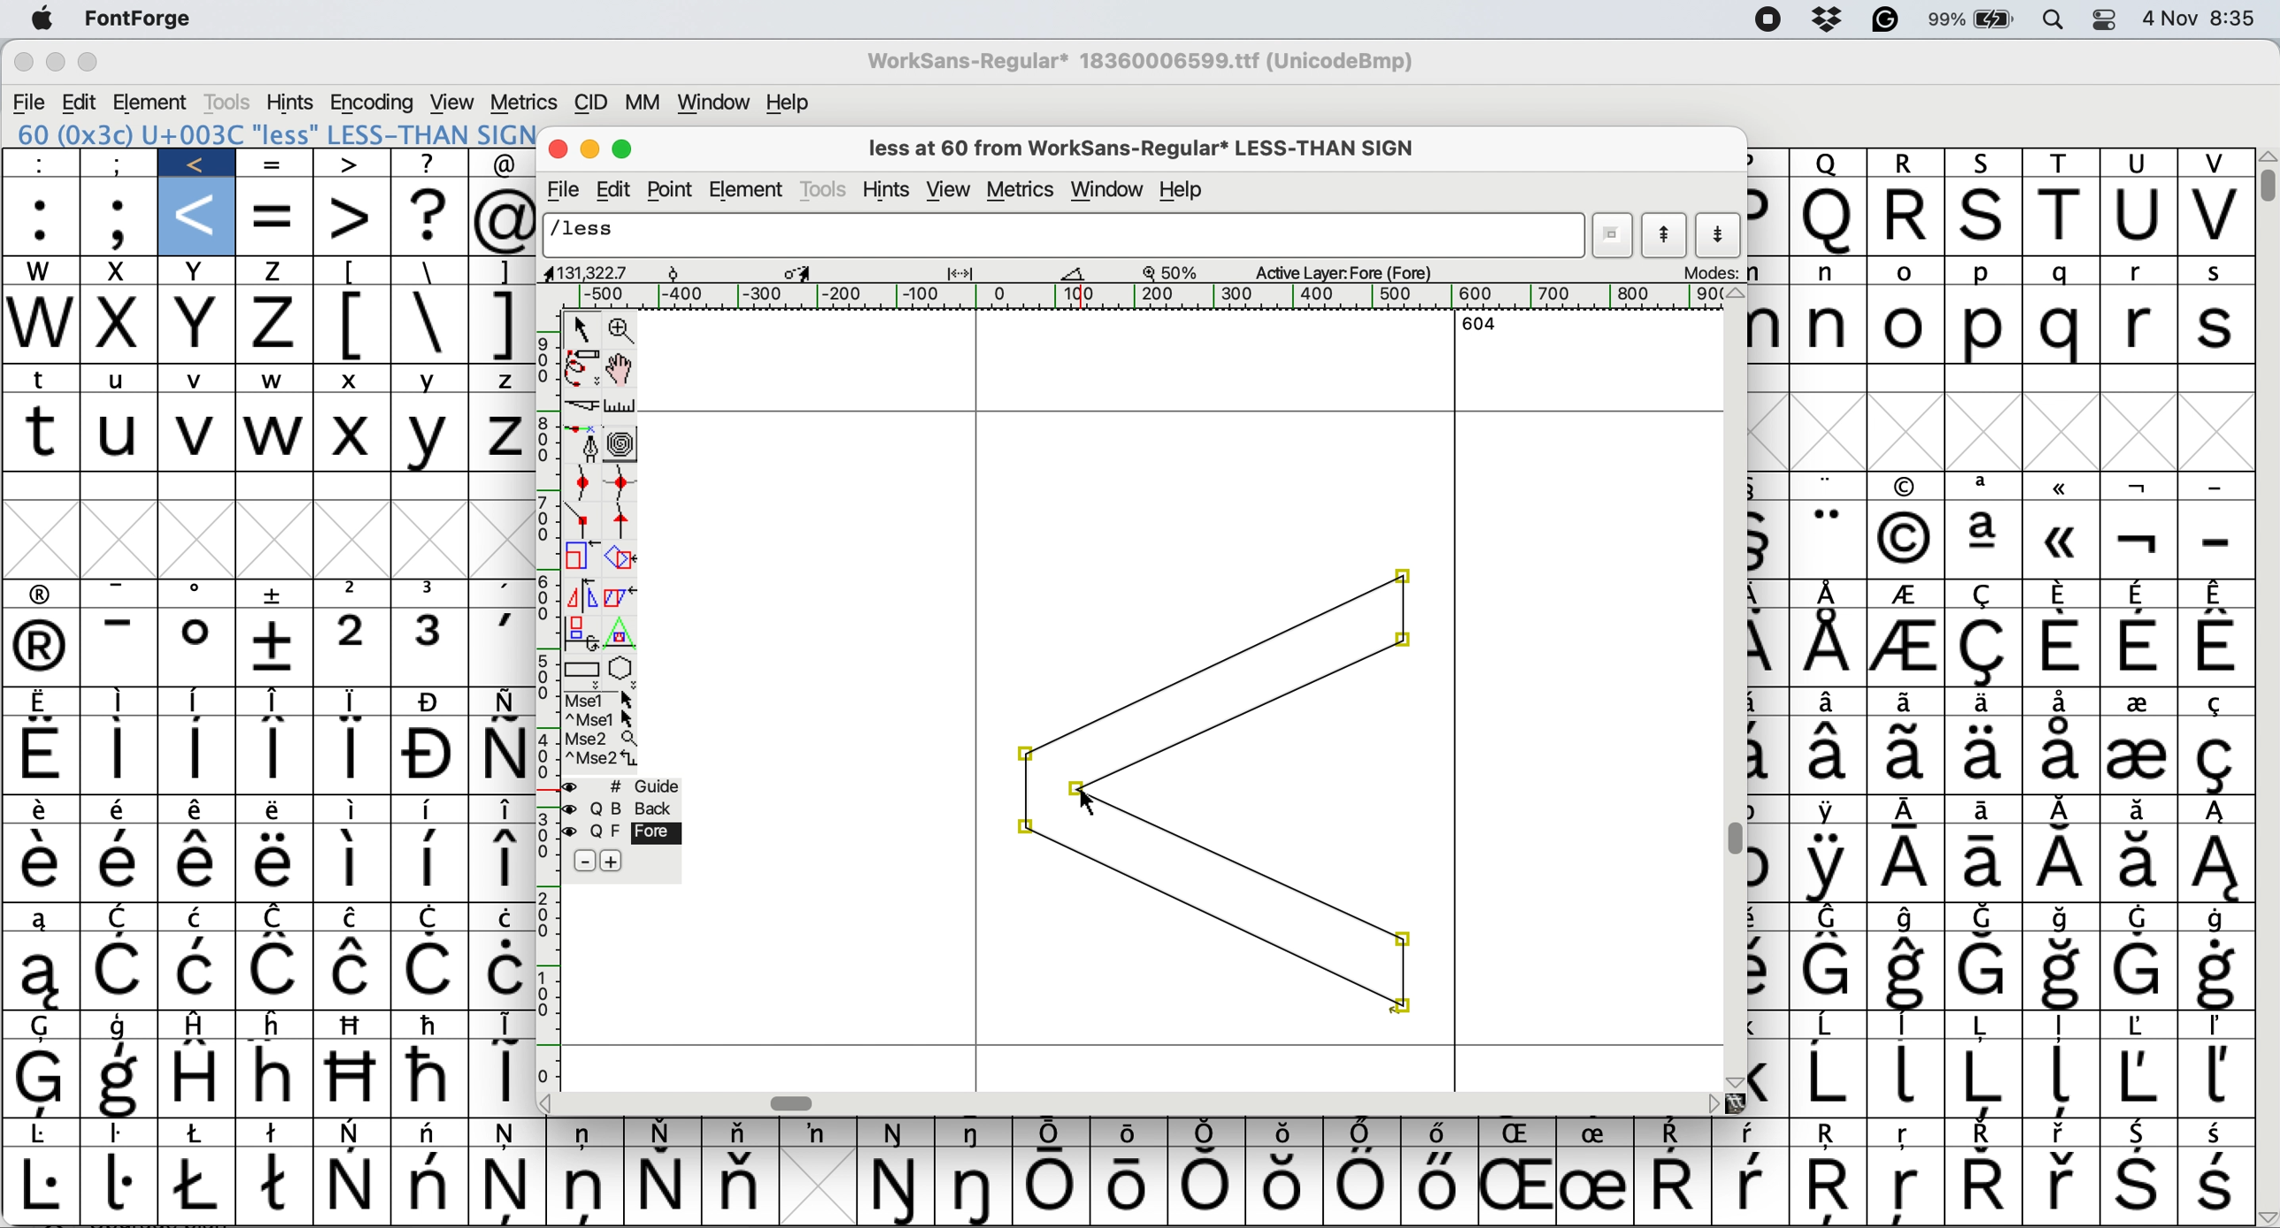 This screenshot has height=1228, width=2280. What do you see at coordinates (126, 756) in the screenshot?
I see `Symbol` at bounding box center [126, 756].